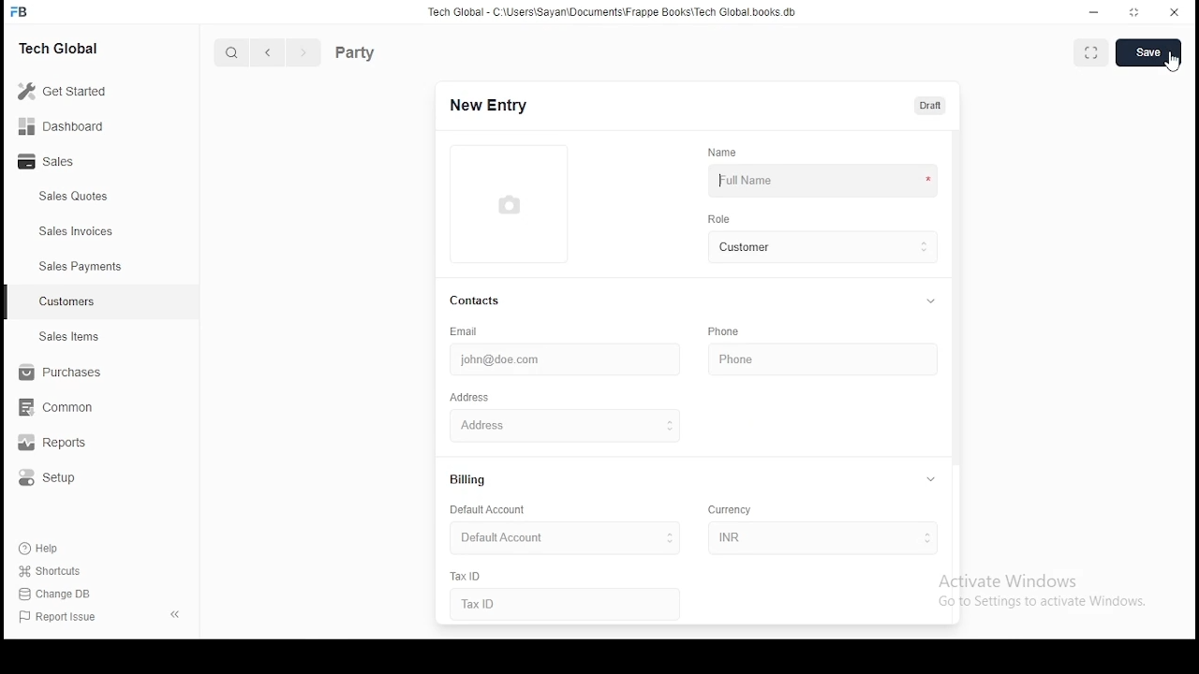  I want to click on logo thumbnail, so click(511, 203).